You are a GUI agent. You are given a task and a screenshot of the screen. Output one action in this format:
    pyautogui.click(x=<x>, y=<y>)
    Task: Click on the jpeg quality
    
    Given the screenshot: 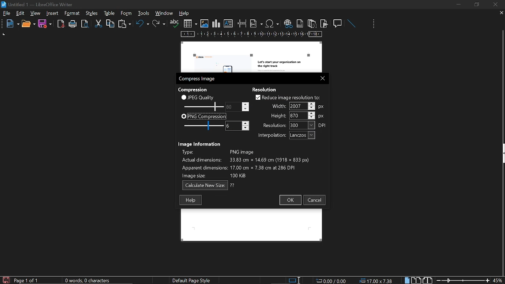 What is the action you would take?
    pyautogui.click(x=198, y=97)
    